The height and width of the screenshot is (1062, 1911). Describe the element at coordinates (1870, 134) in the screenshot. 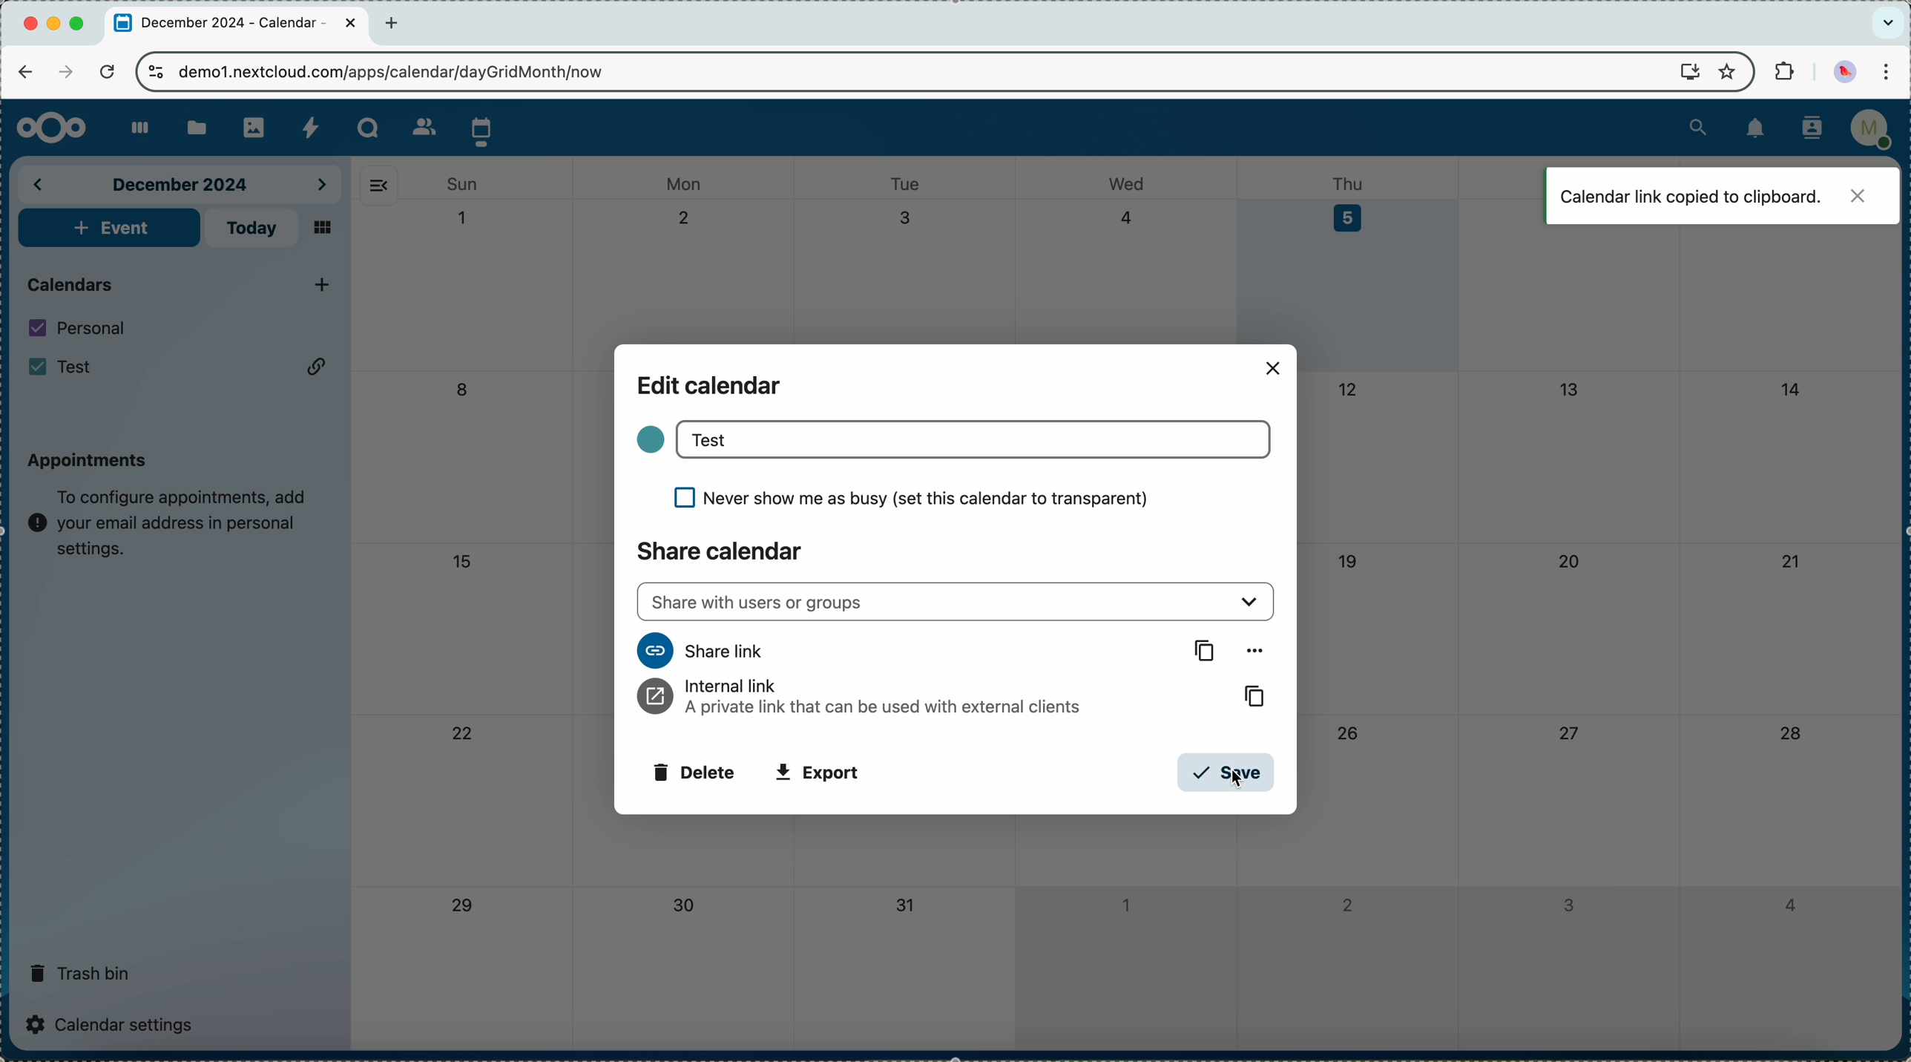

I see `user profile` at that location.